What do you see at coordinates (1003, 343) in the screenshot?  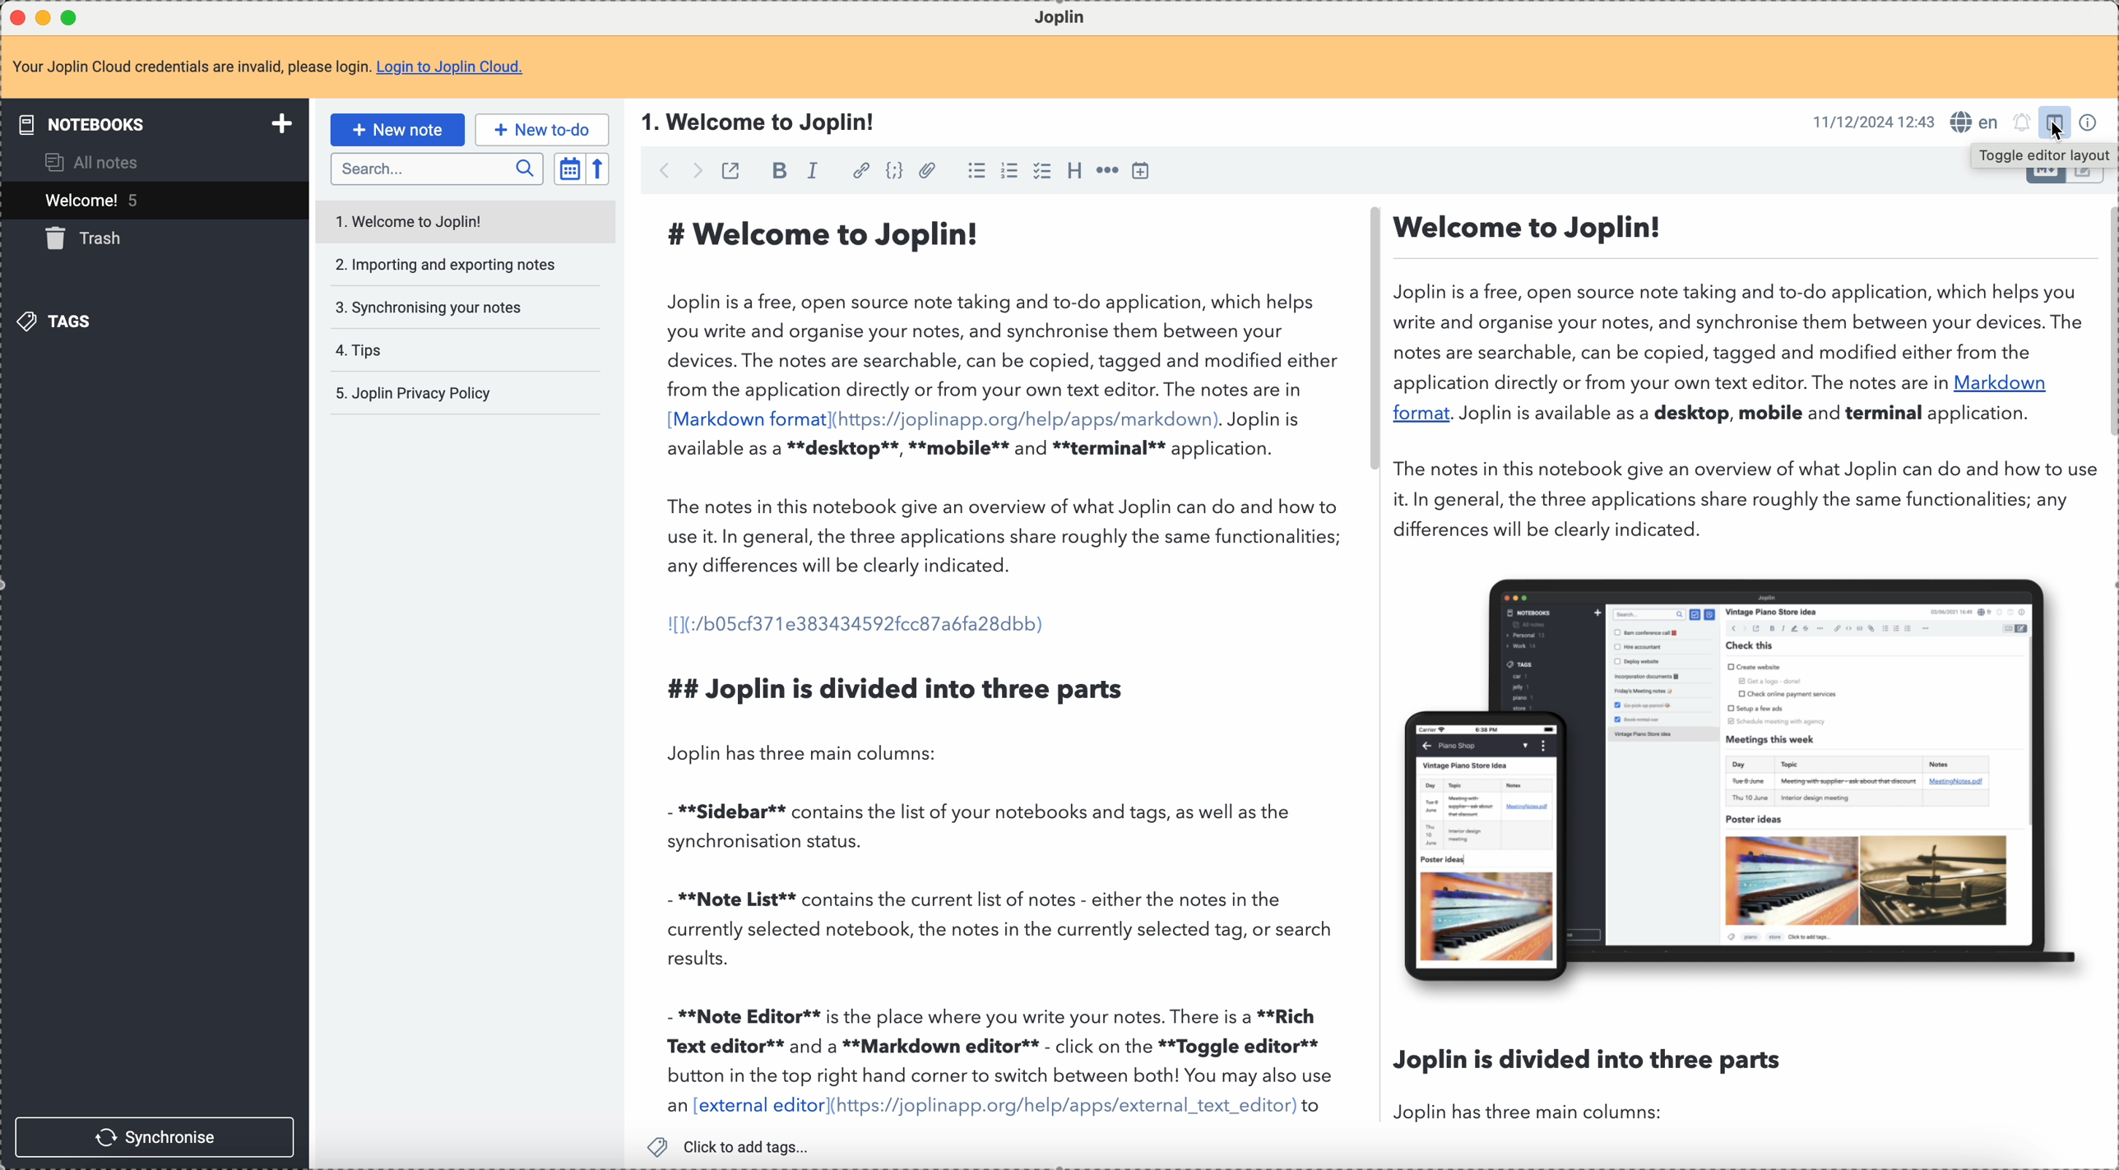 I see `Joplin is a free, open source note taking and to-do application, which helps
you write and organise your notes, and synchronise them between your
devices. The notes are searchable, can be copied, tagged and modified either
from the application directly or from your own text editor. The notes are in` at bounding box center [1003, 343].